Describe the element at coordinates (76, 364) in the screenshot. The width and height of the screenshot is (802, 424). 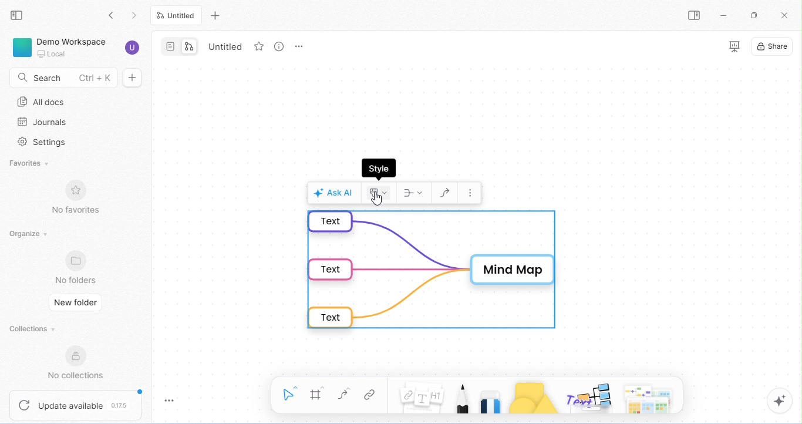
I see `no collections` at that location.